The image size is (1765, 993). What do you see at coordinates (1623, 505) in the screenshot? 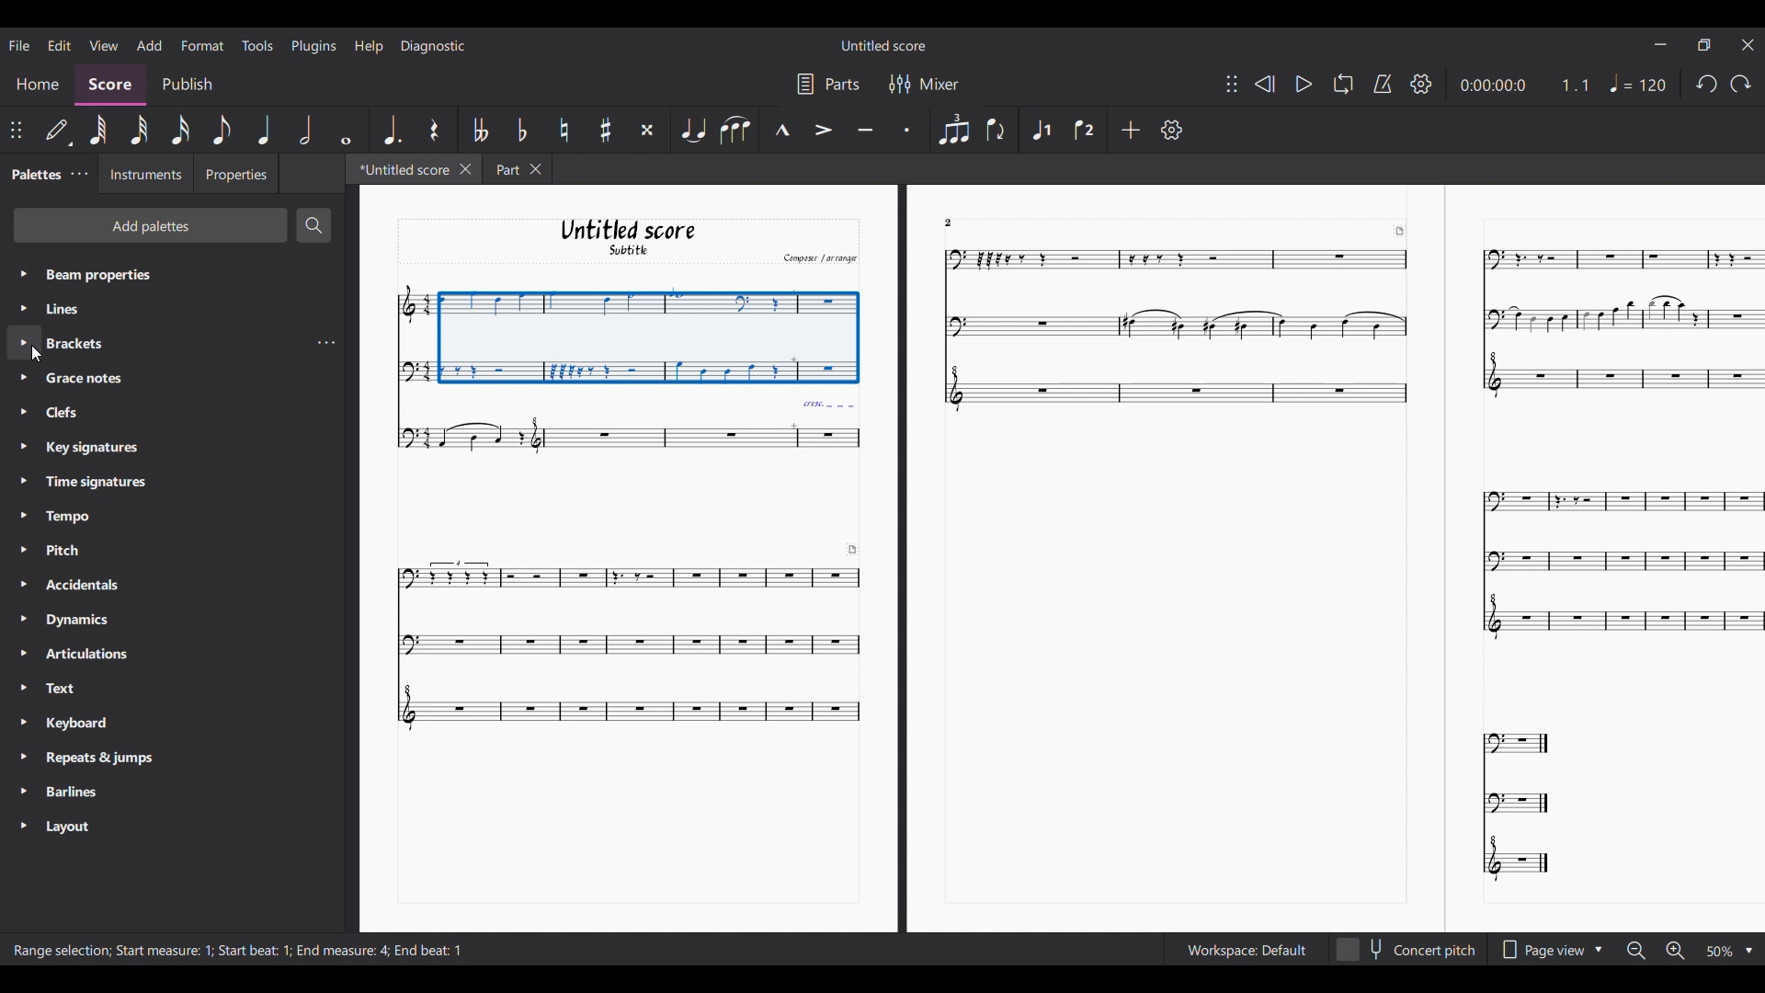
I see `` at bounding box center [1623, 505].